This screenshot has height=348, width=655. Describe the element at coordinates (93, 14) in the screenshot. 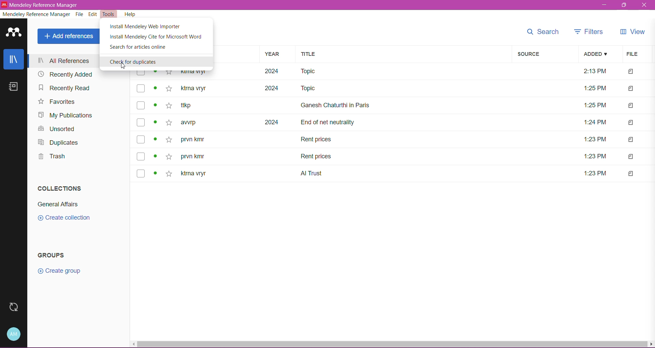

I see `Edit` at that location.